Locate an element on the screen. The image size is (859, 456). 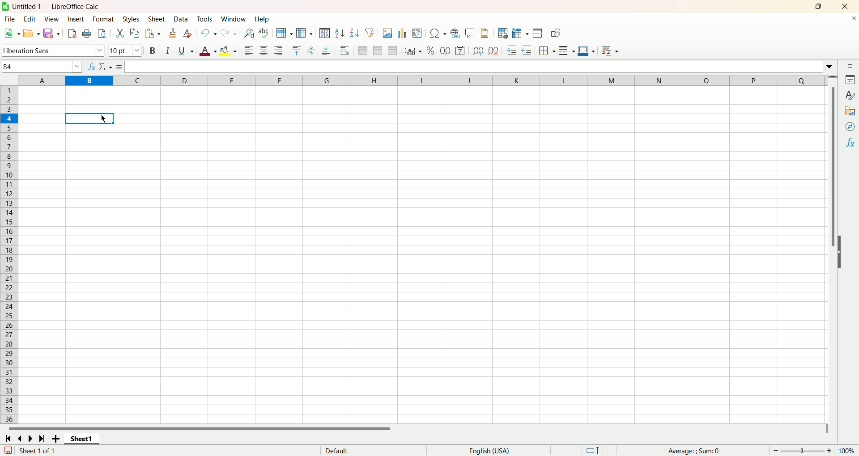
condition is located at coordinates (610, 51).